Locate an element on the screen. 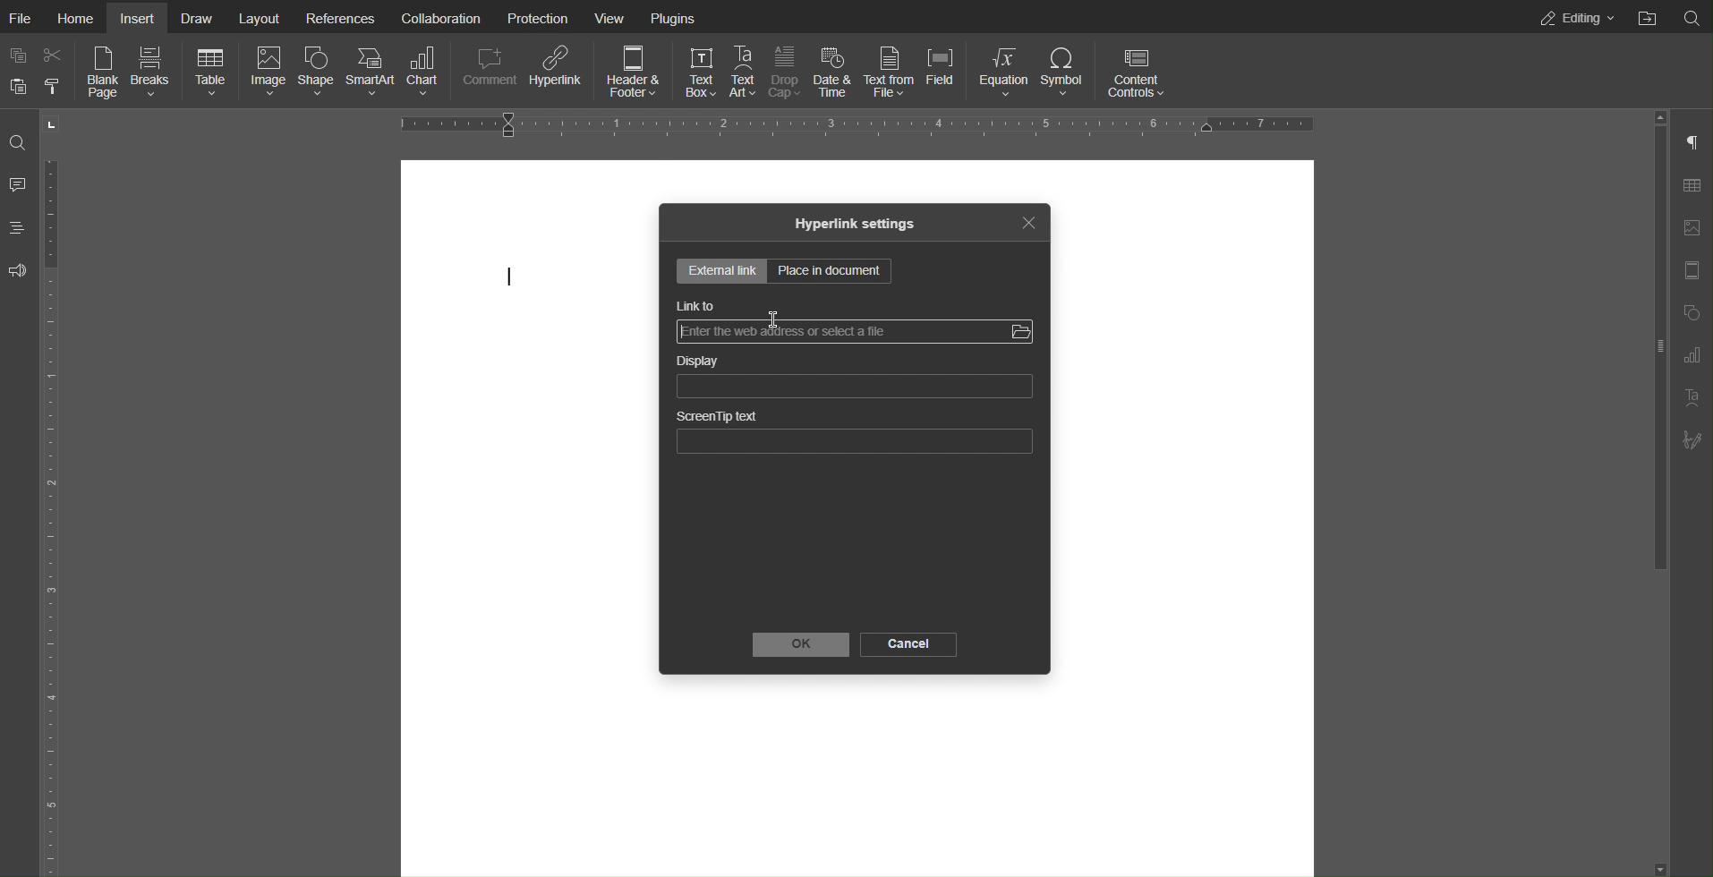 The height and width of the screenshot is (877, 1713). External Settings is located at coordinates (723, 271).